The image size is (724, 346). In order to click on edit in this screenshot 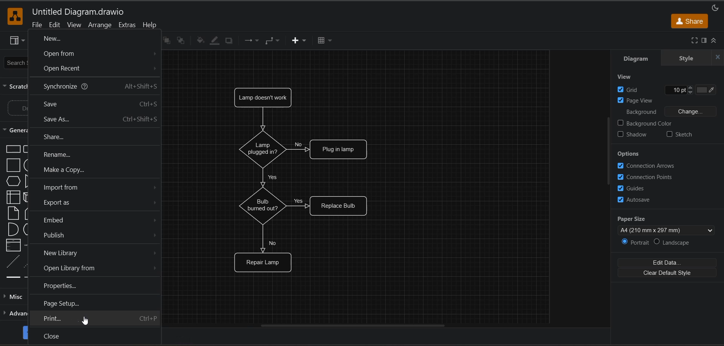, I will do `click(53, 26)`.